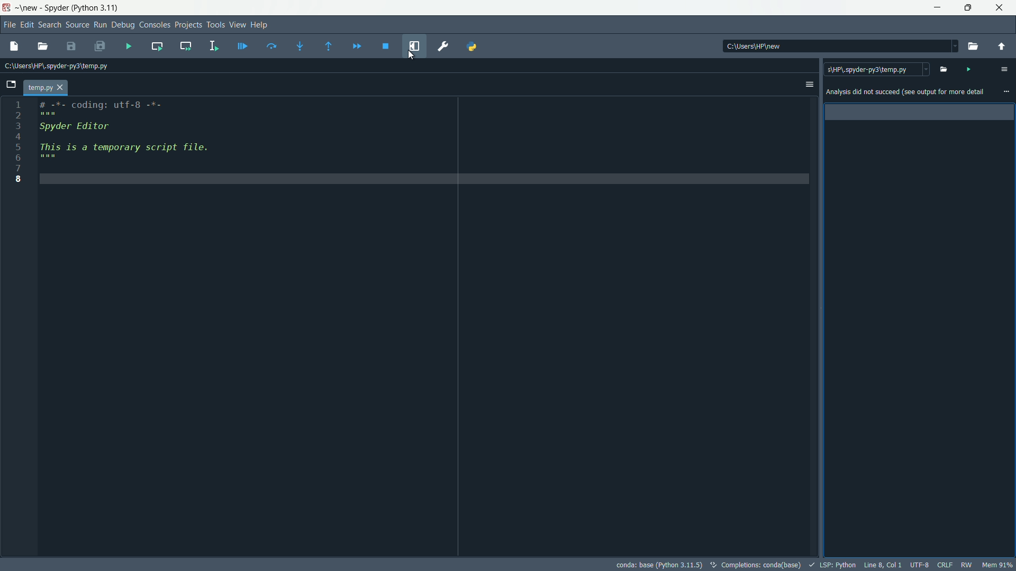  I want to click on S\HP\ spyder-py3\temp.py, so click(878, 71).